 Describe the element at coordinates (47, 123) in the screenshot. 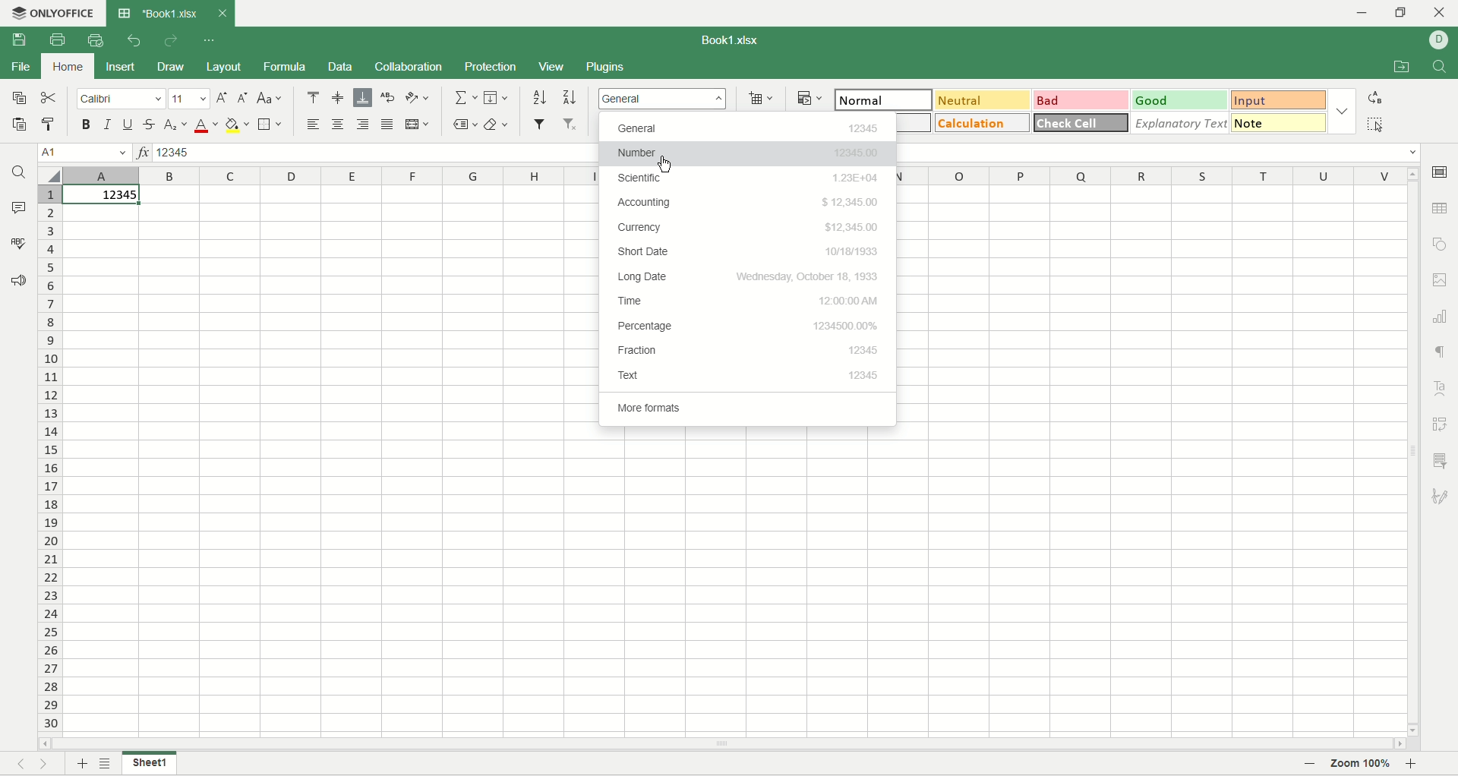

I see `copy formatting` at that location.